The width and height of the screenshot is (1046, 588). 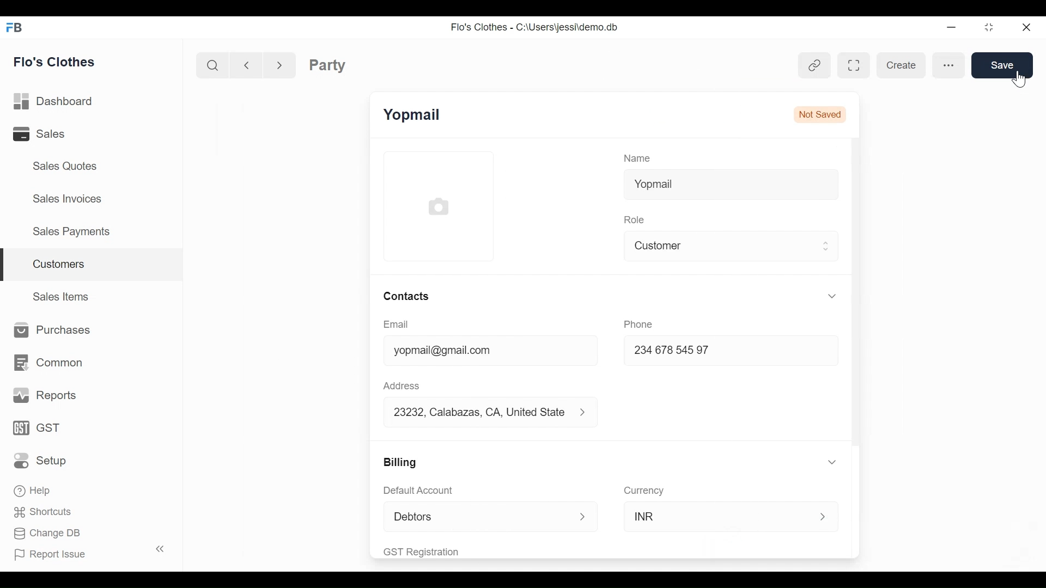 I want to click on Navigate Forward, so click(x=279, y=64).